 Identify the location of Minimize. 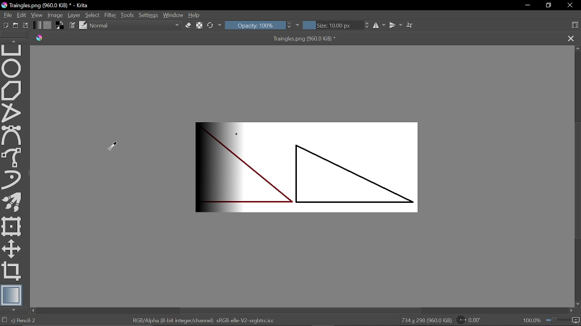
(527, 6).